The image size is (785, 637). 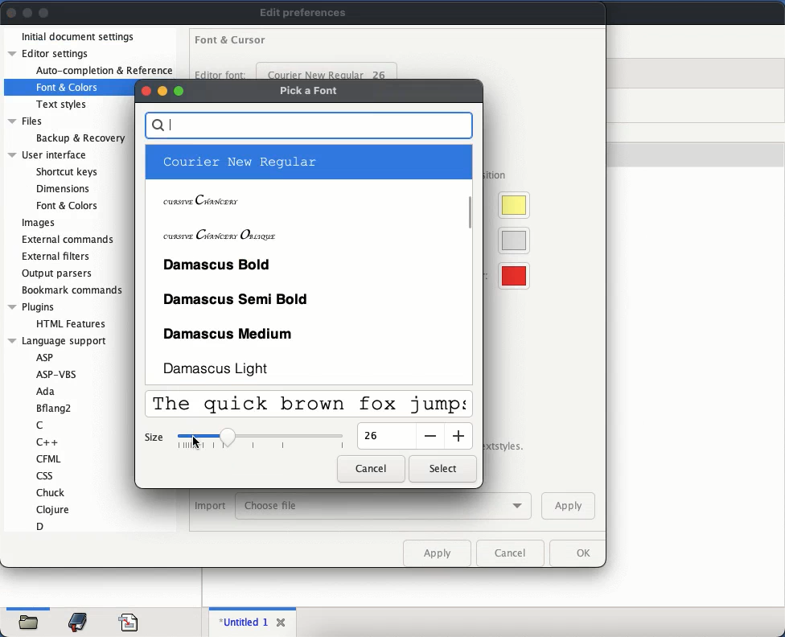 I want to click on courier new regular, so click(x=327, y=71).